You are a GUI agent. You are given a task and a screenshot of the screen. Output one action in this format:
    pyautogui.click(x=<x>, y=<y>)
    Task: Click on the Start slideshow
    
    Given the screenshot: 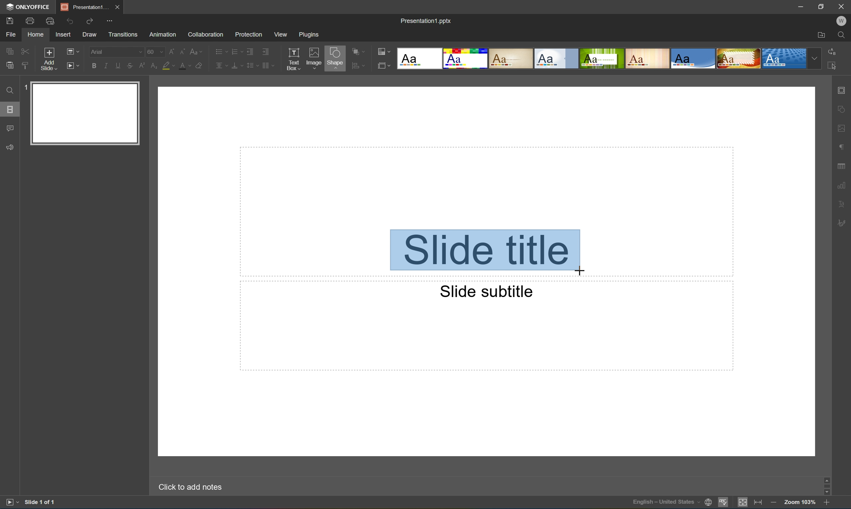 What is the action you would take?
    pyautogui.click(x=10, y=504)
    